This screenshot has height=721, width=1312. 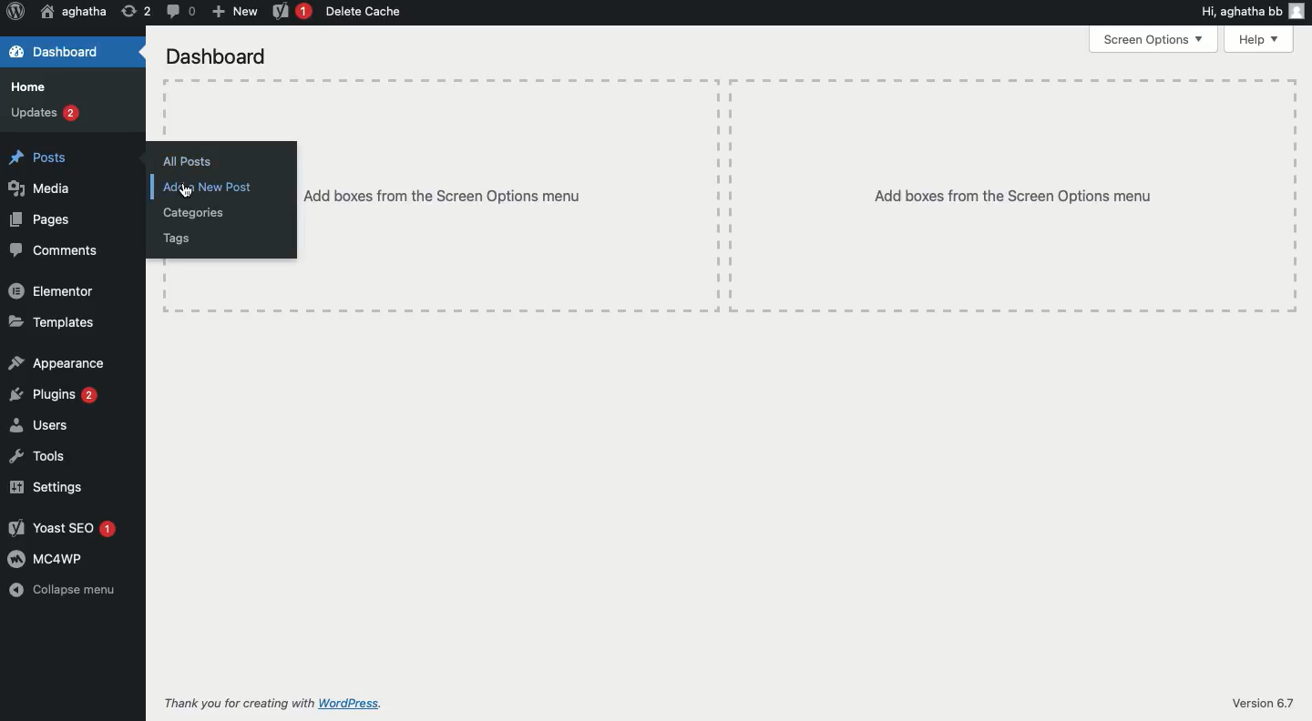 I want to click on Table line, so click(x=731, y=80).